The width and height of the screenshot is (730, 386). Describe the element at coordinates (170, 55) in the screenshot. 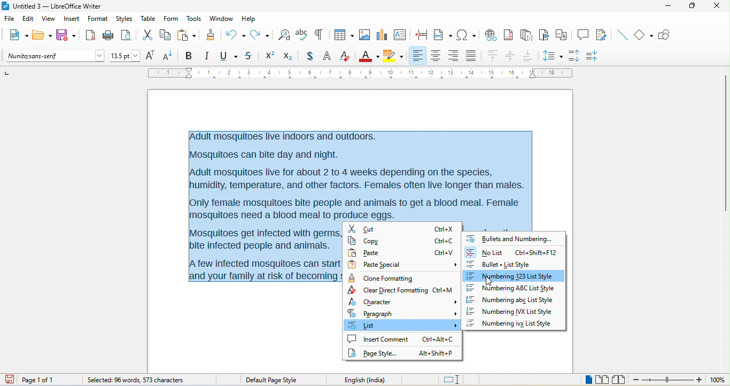

I see `decrease size` at that location.